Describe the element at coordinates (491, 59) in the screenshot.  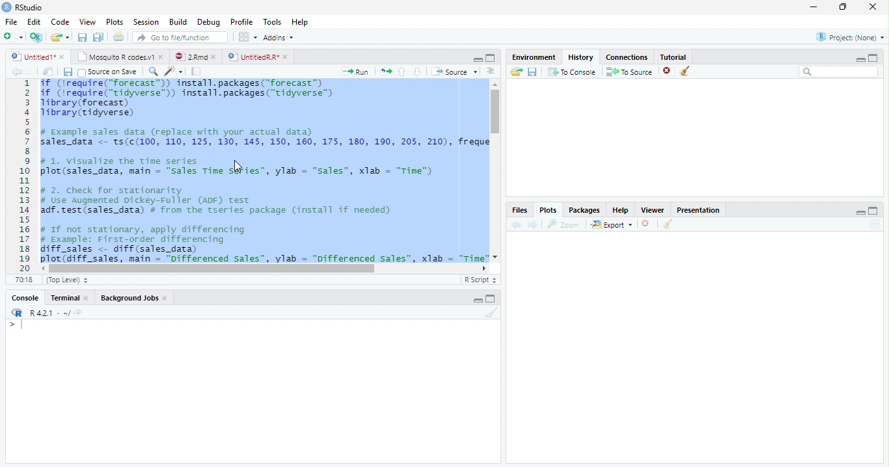
I see `Maximize` at that location.